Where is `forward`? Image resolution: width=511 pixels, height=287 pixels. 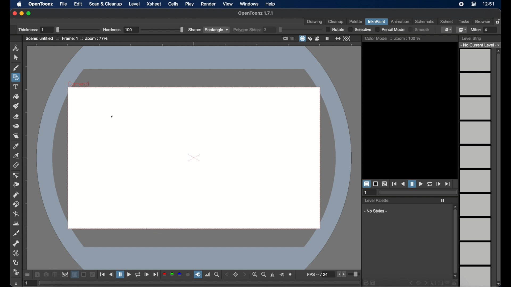
forward is located at coordinates (147, 275).